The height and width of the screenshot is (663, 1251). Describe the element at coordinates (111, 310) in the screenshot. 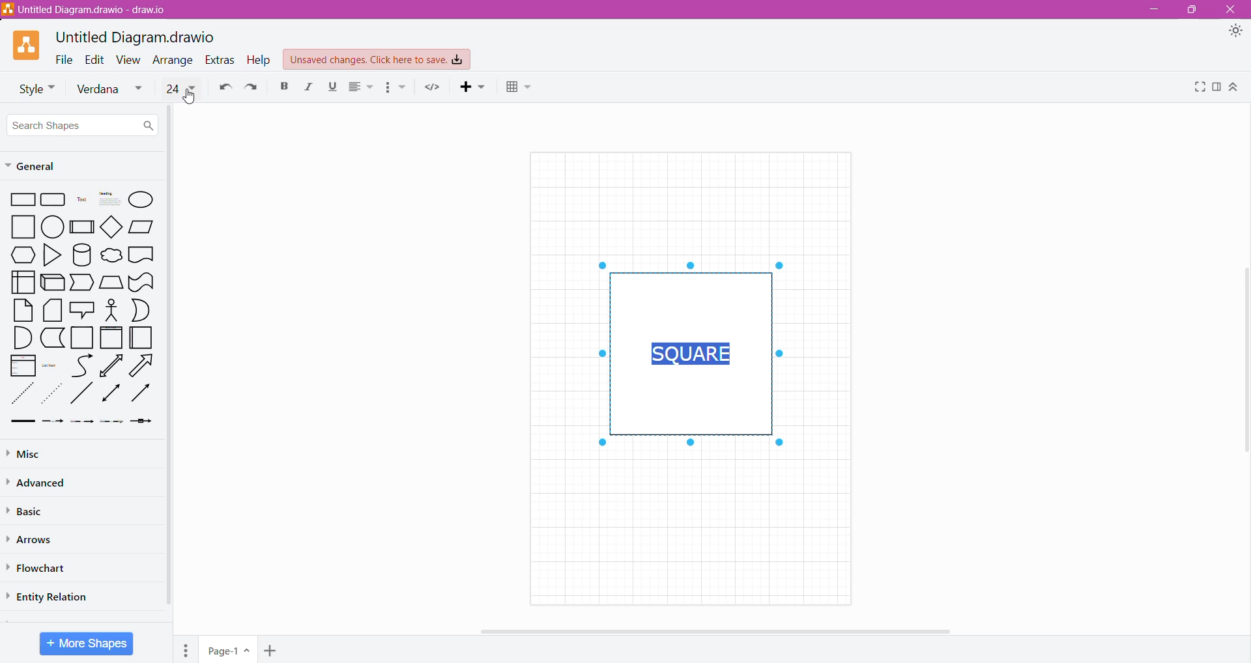

I see `Stick Figure ` at that location.